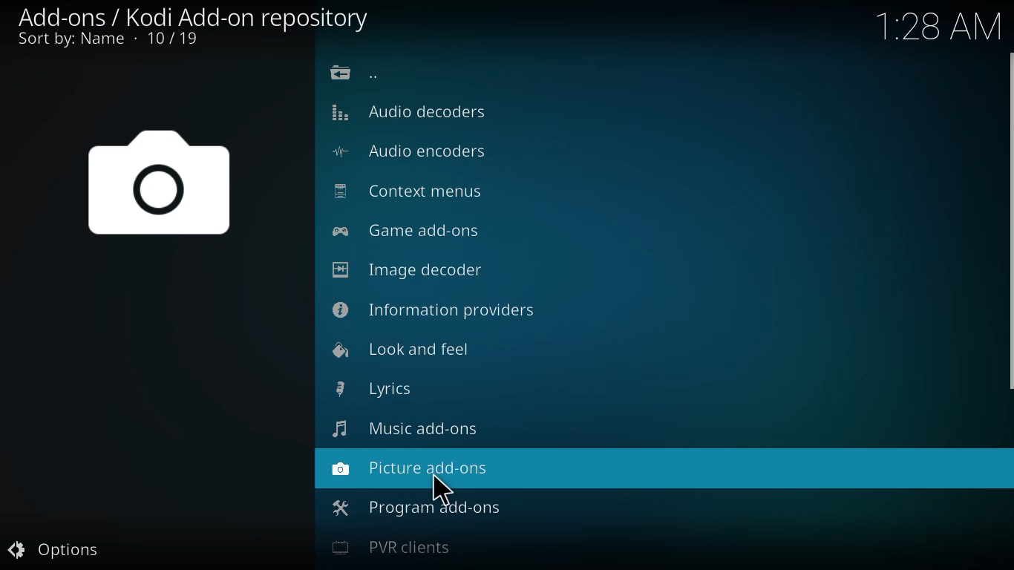 The width and height of the screenshot is (1014, 570). I want to click on options, so click(57, 548).